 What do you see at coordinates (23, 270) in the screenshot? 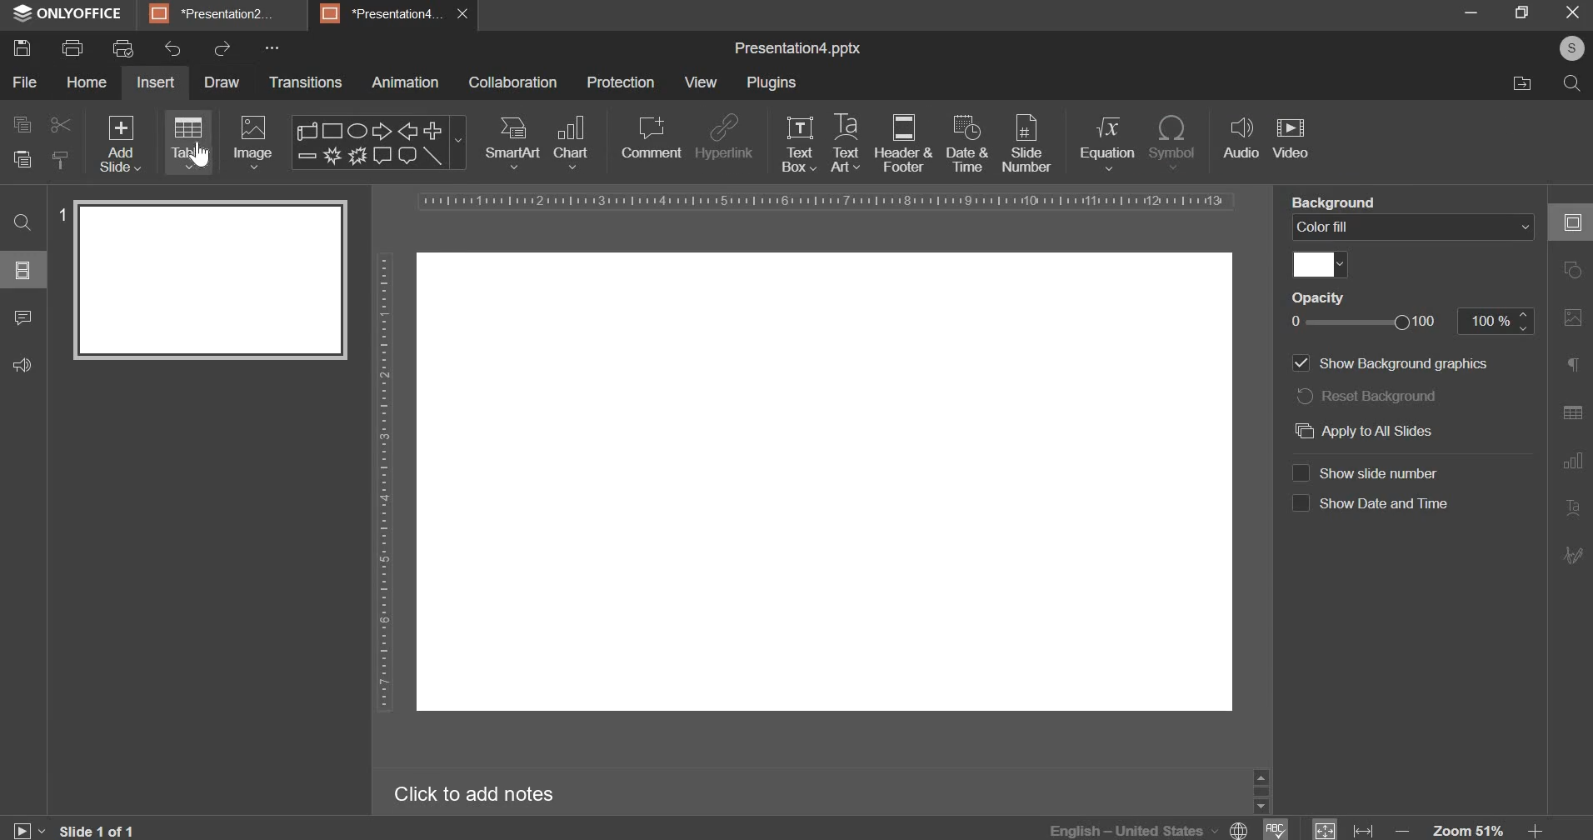
I see `slides` at bounding box center [23, 270].